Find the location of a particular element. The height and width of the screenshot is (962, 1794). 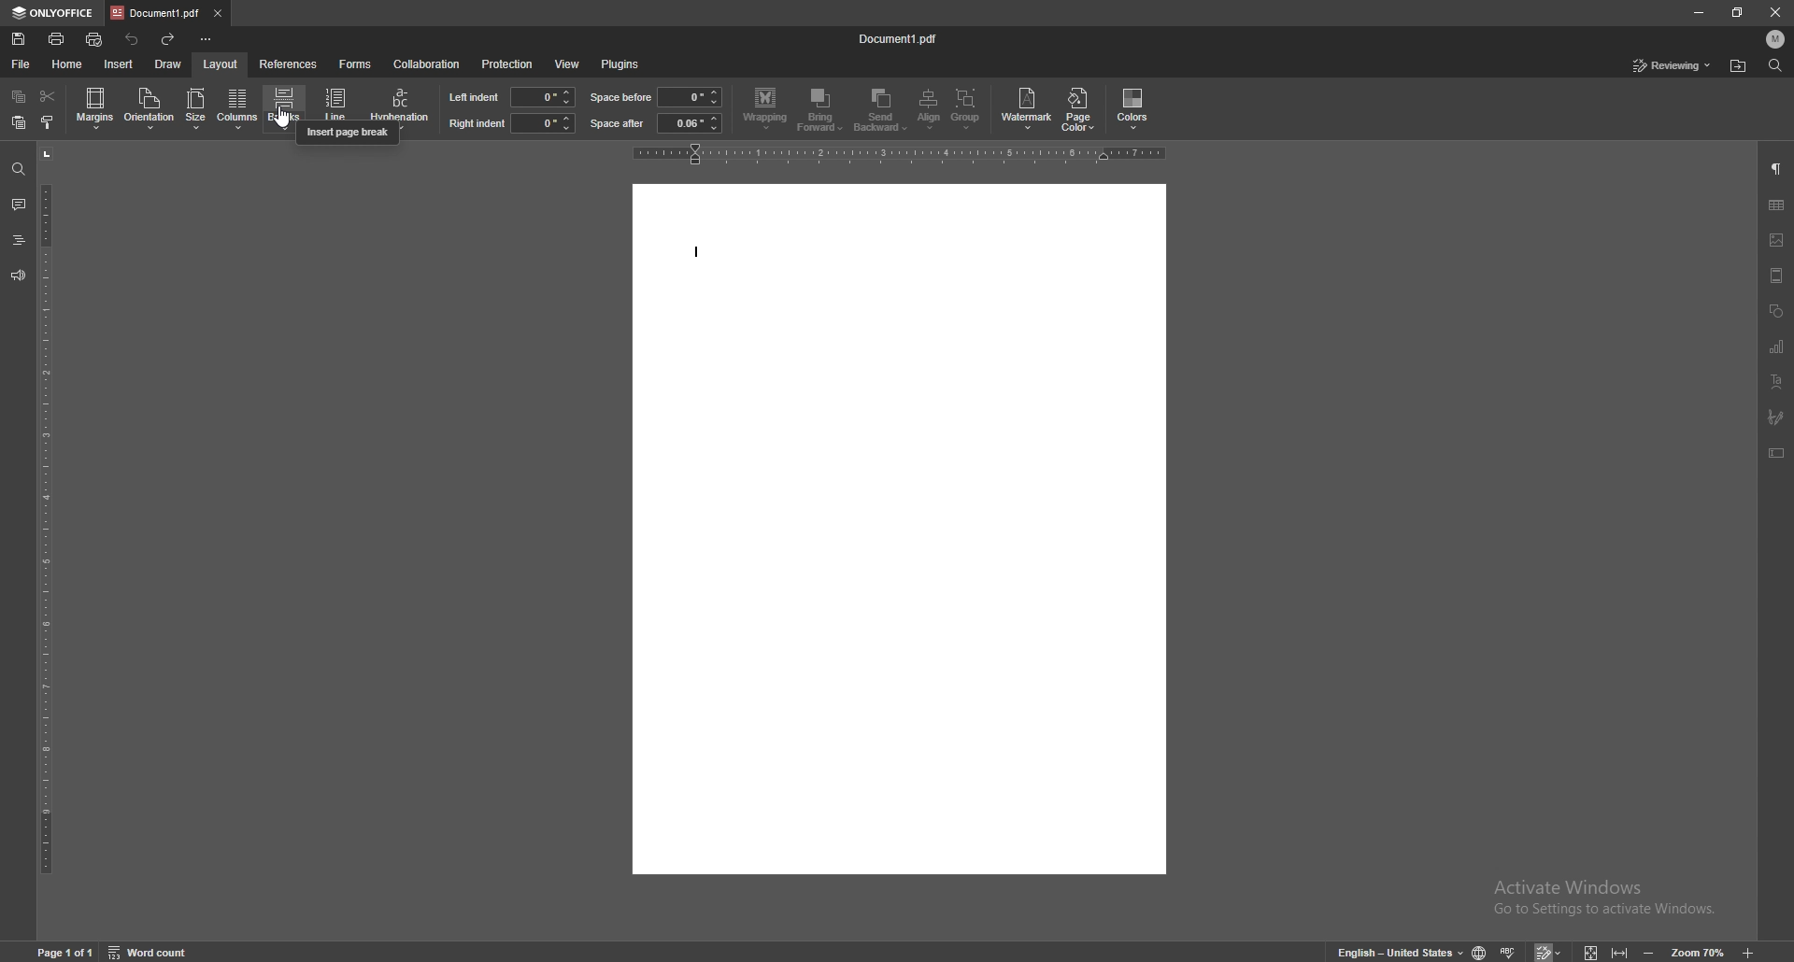

references is located at coordinates (289, 63).